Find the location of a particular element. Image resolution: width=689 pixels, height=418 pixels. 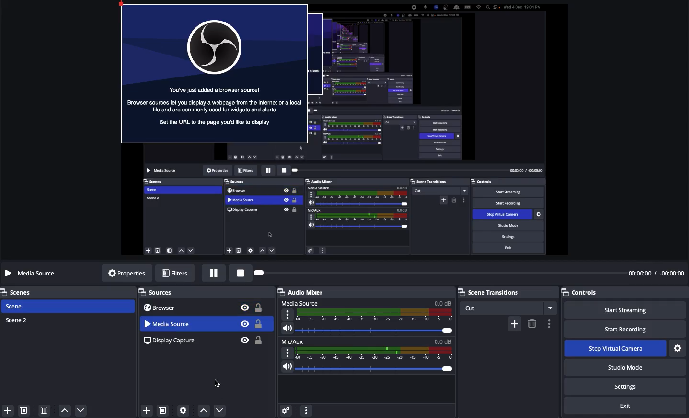

Media Source is located at coordinates (188, 323).